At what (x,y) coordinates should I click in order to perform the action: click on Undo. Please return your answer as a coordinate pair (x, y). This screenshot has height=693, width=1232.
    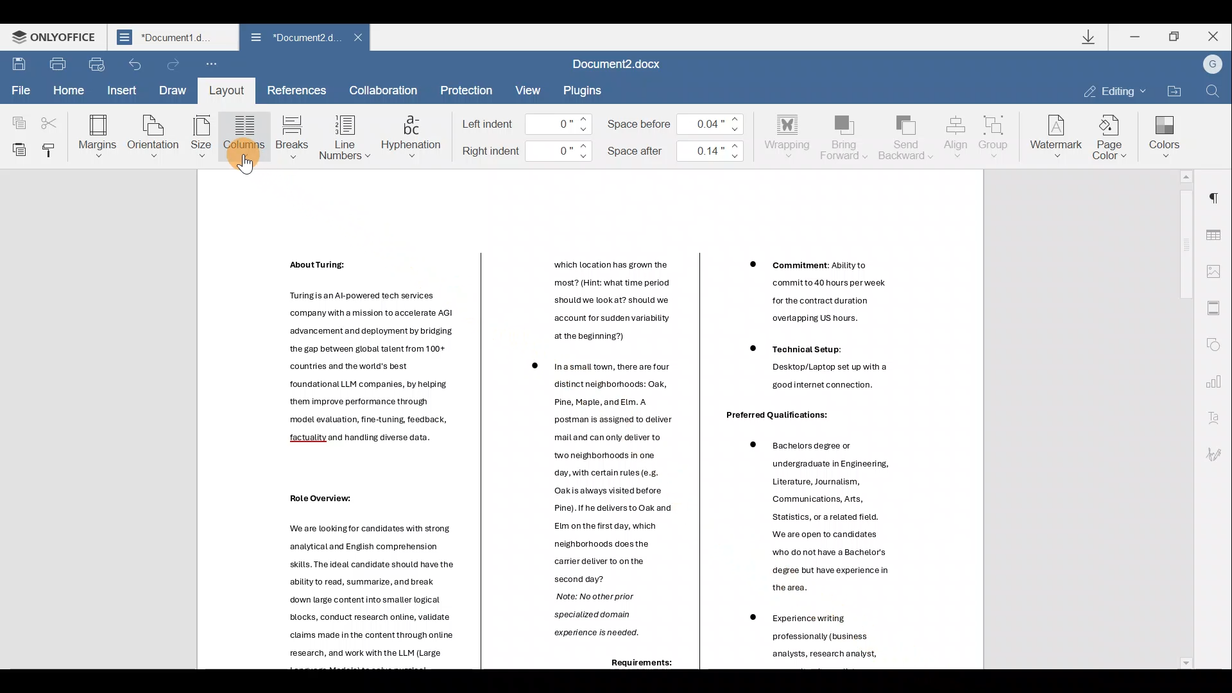
    Looking at the image, I should click on (135, 64).